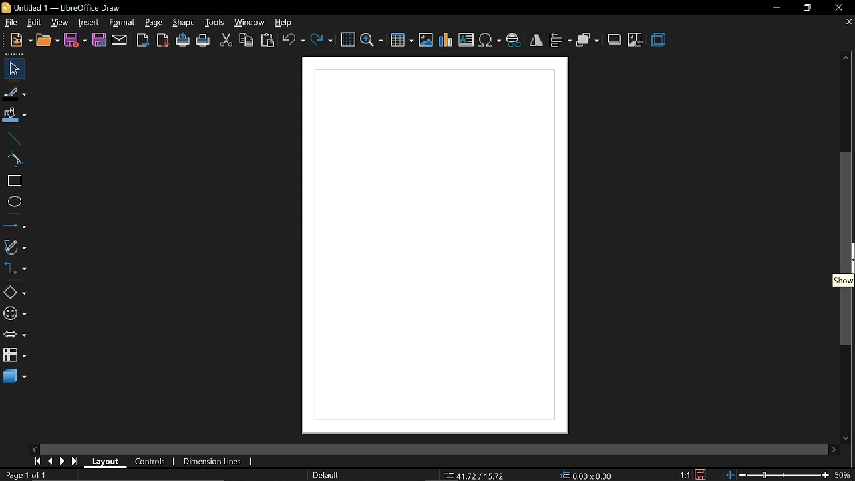 The width and height of the screenshot is (855, 481). Describe the element at coordinates (778, 476) in the screenshot. I see `change zoom` at that location.